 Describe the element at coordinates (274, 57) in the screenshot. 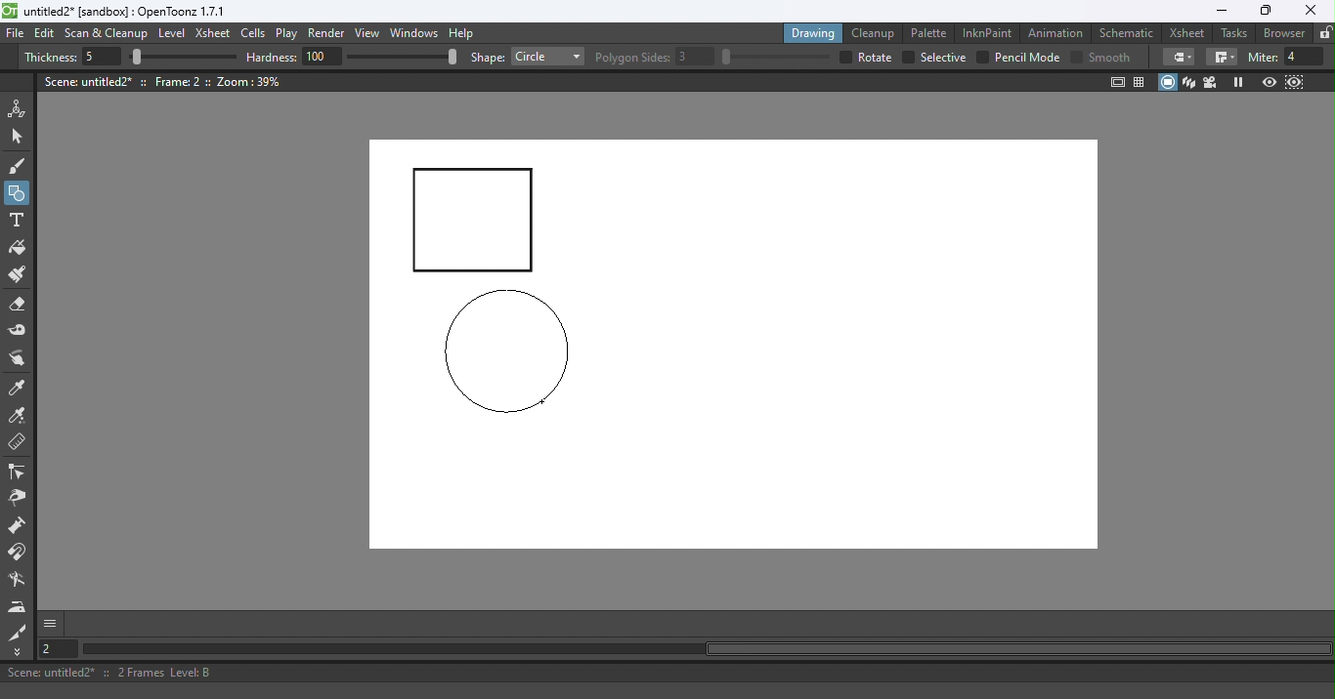

I see `hardness` at that location.